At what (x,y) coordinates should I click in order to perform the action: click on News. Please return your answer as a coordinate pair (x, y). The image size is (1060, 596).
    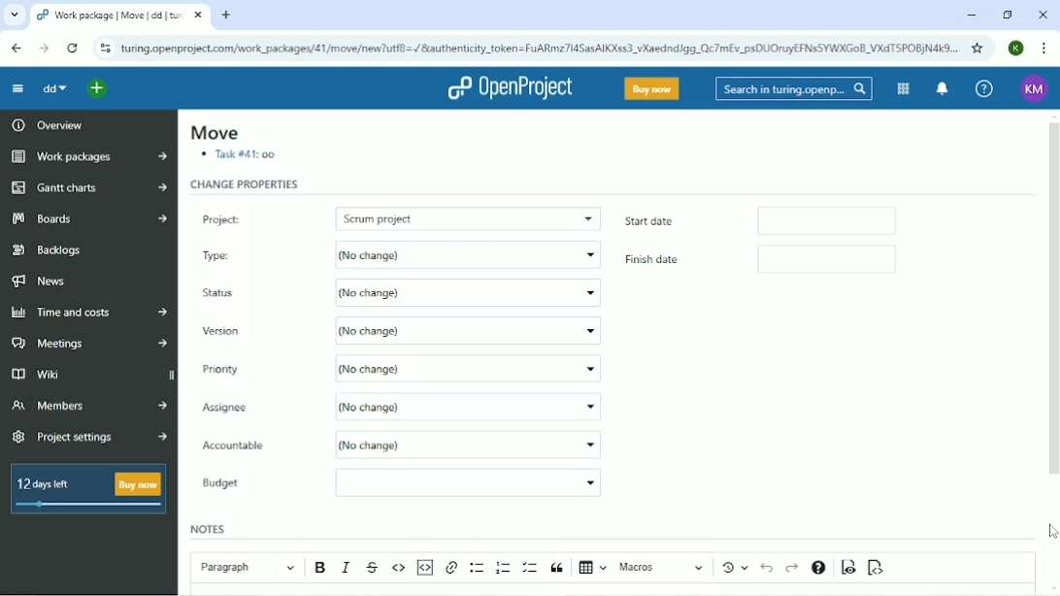
    Looking at the image, I should click on (48, 281).